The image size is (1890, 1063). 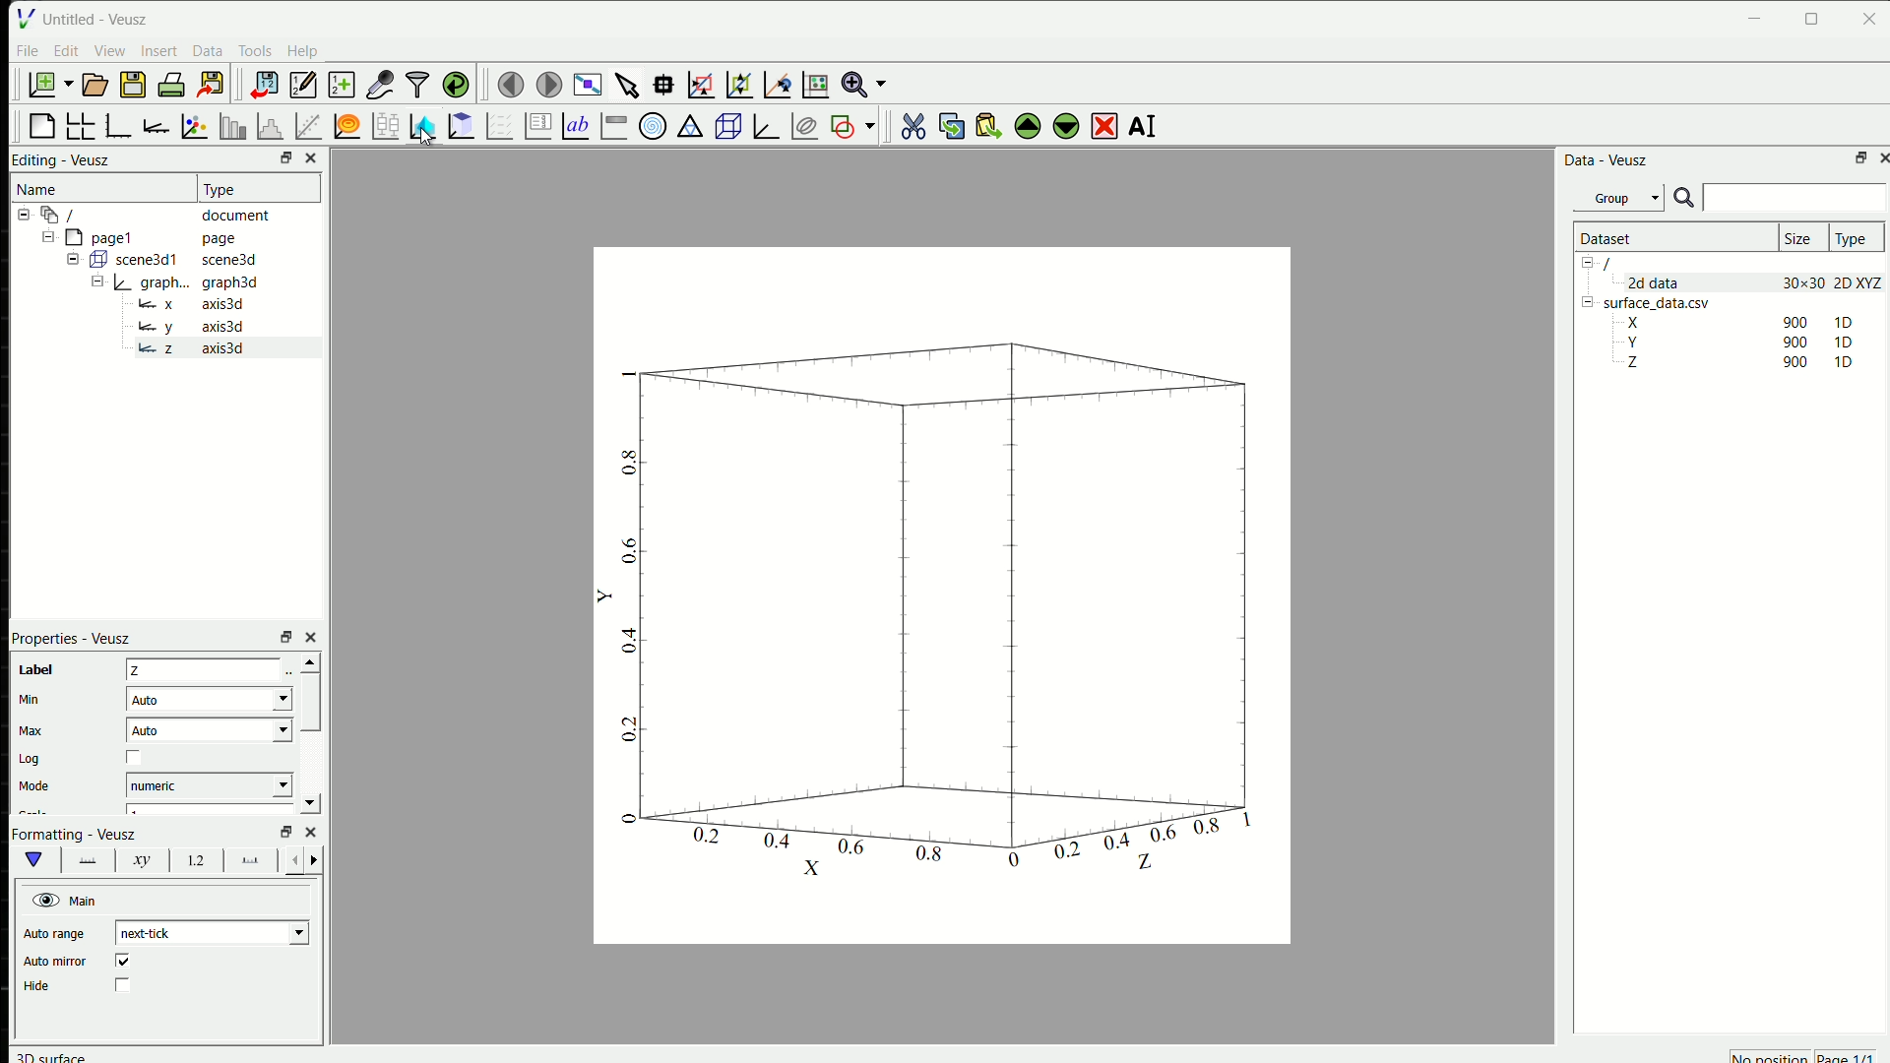 I want to click on 3D scene, so click(x=729, y=124).